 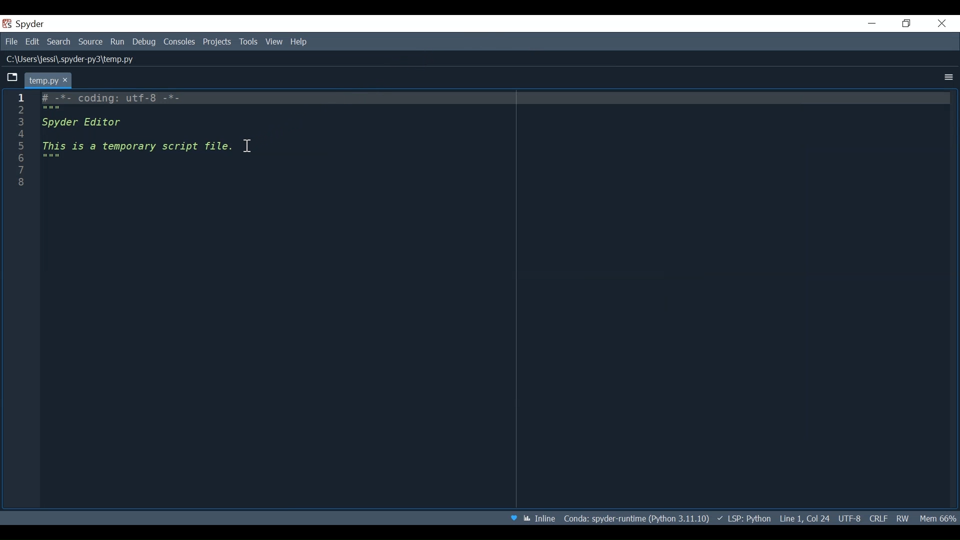 What do you see at coordinates (11, 42) in the screenshot?
I see `File` at bounding box center [11, 42].